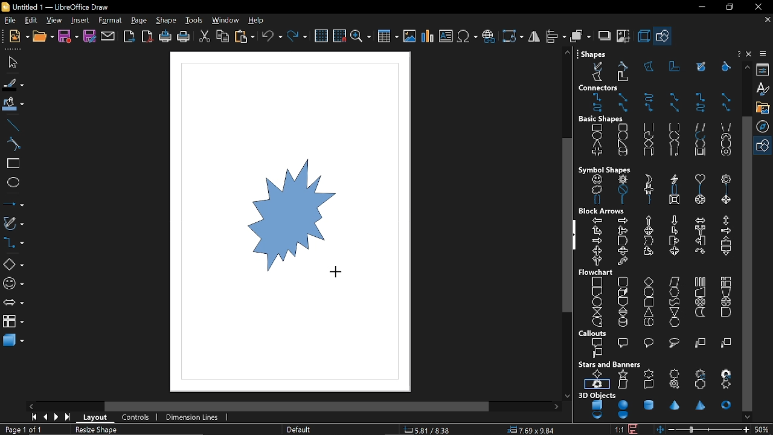 The height and width of the screenshot is (435, 773). Describe the element at coordinates (748, 263) in the screenshot. I see `Vertical scrollbar for shapes` at that location.